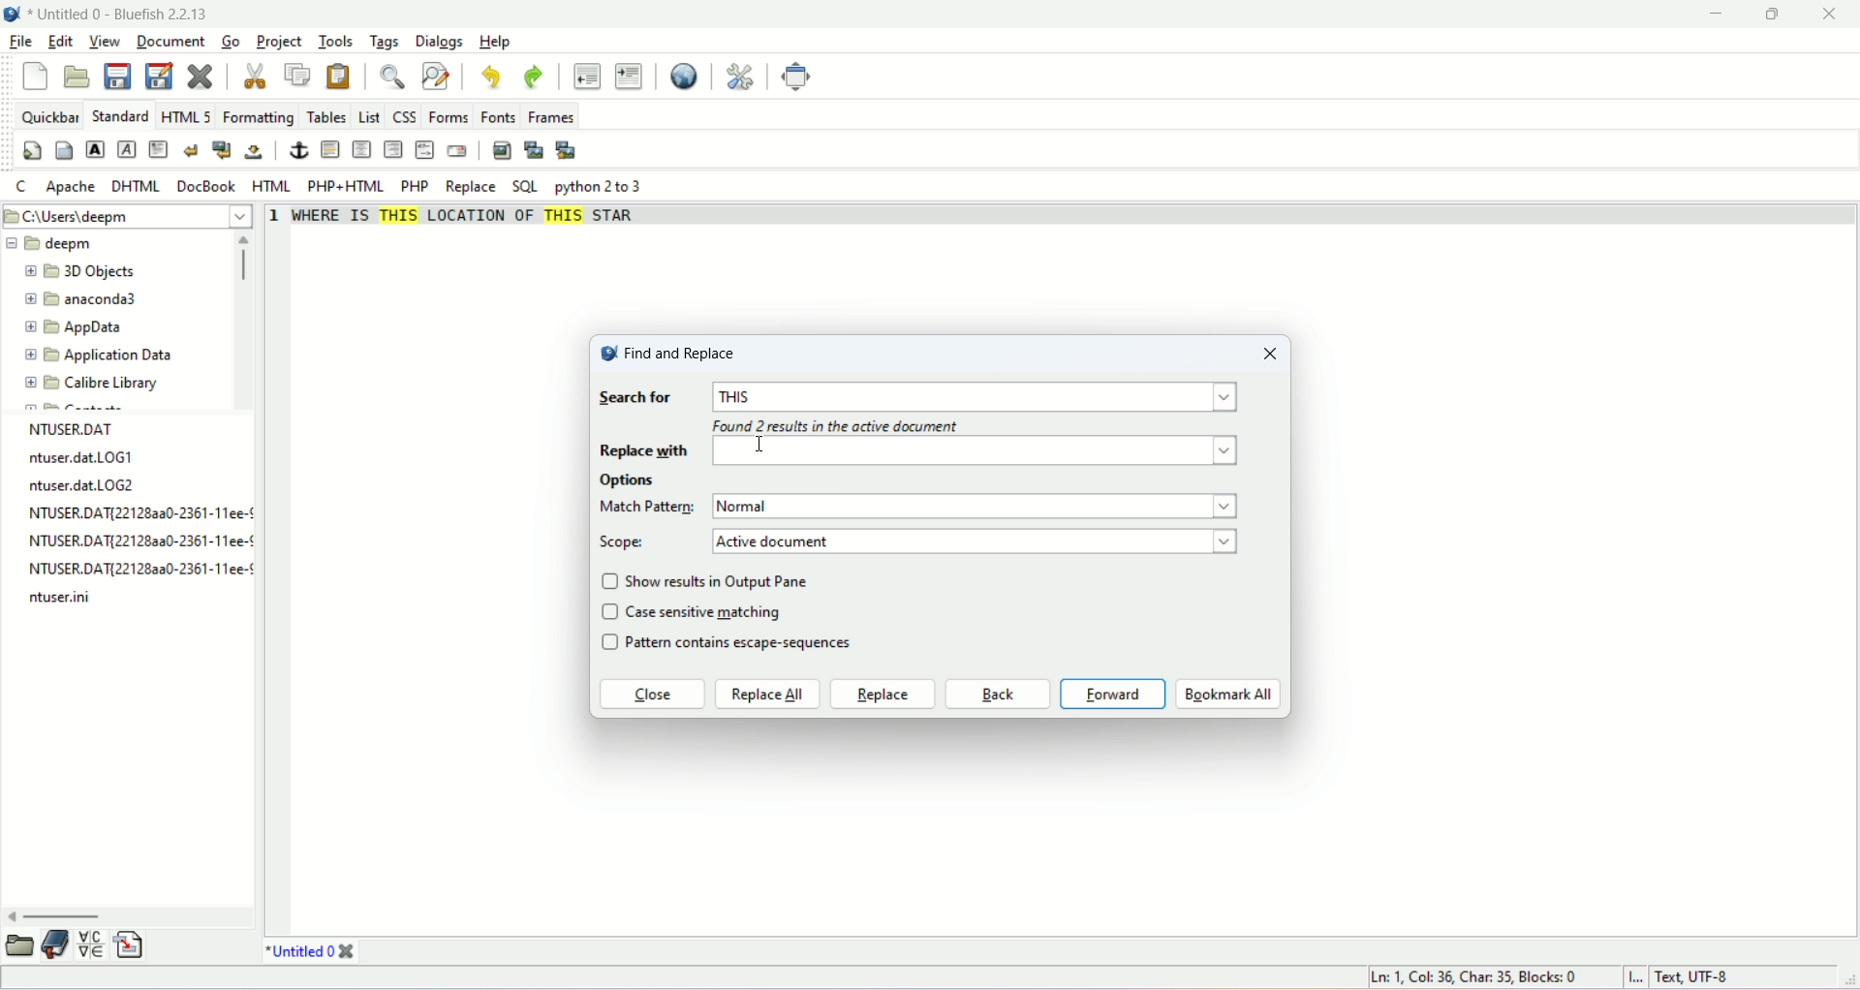  Describe the element at coordinates (628, 76) in the screenshot. I see `indent` at that location.